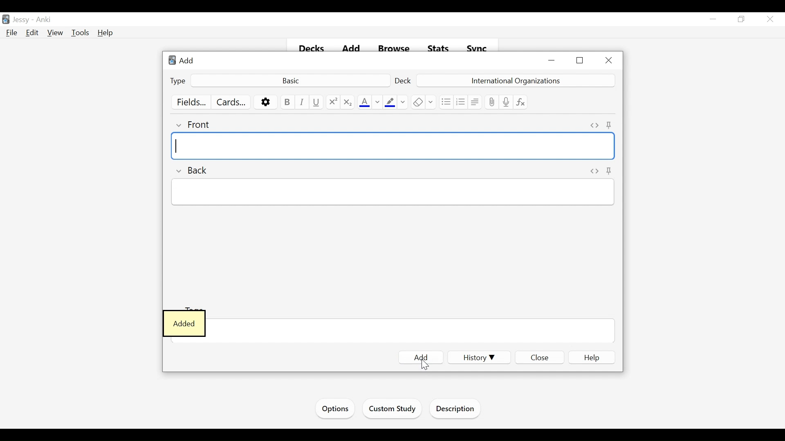 This screenshot has width=785, height=441. What do you see at coordinates (515, 80) in the screenshot?
I see `International Organisations` at bounding box center [515, 80].